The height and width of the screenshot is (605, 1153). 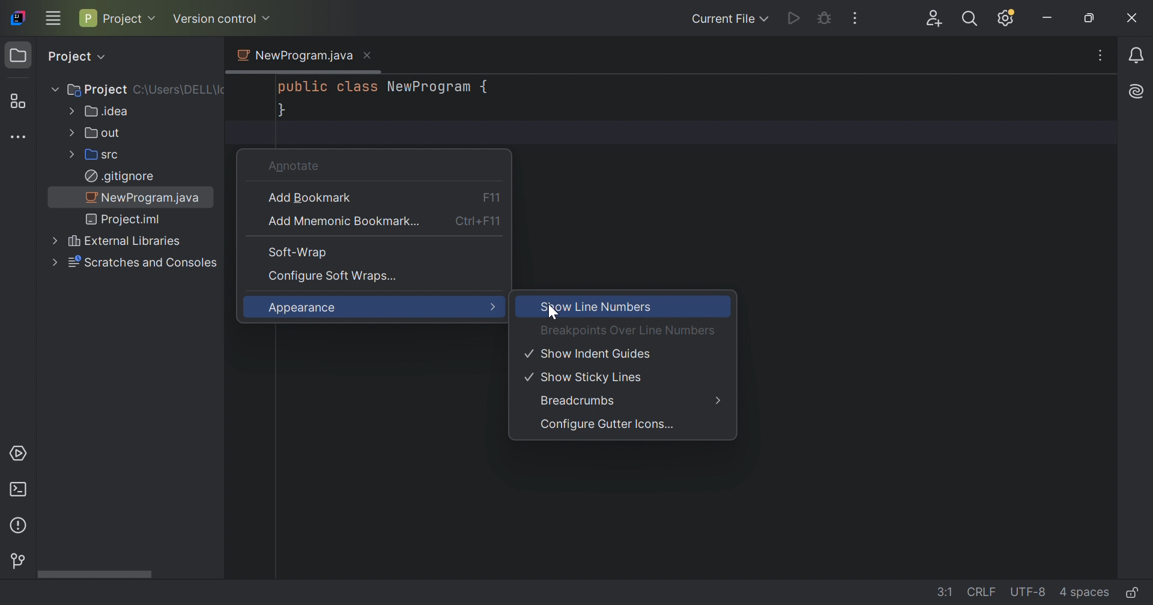 I want to click on More actions, so click(x=856, y=19).